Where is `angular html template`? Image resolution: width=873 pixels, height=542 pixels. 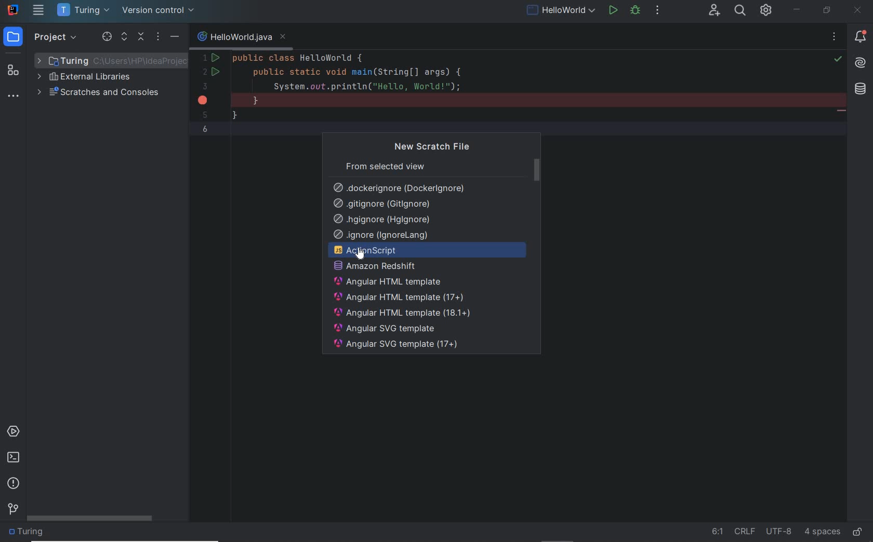 angular html template is located at coordinates (388, 282).